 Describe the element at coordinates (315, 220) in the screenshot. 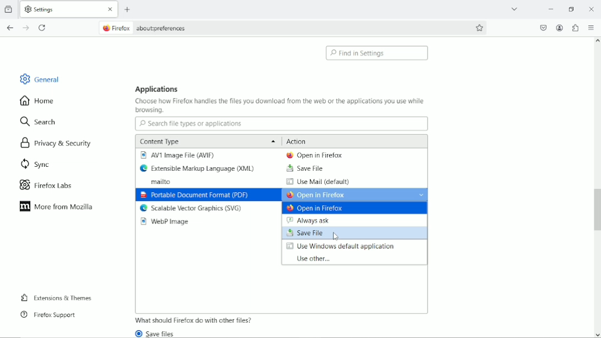

I see `Always ask` at that location.